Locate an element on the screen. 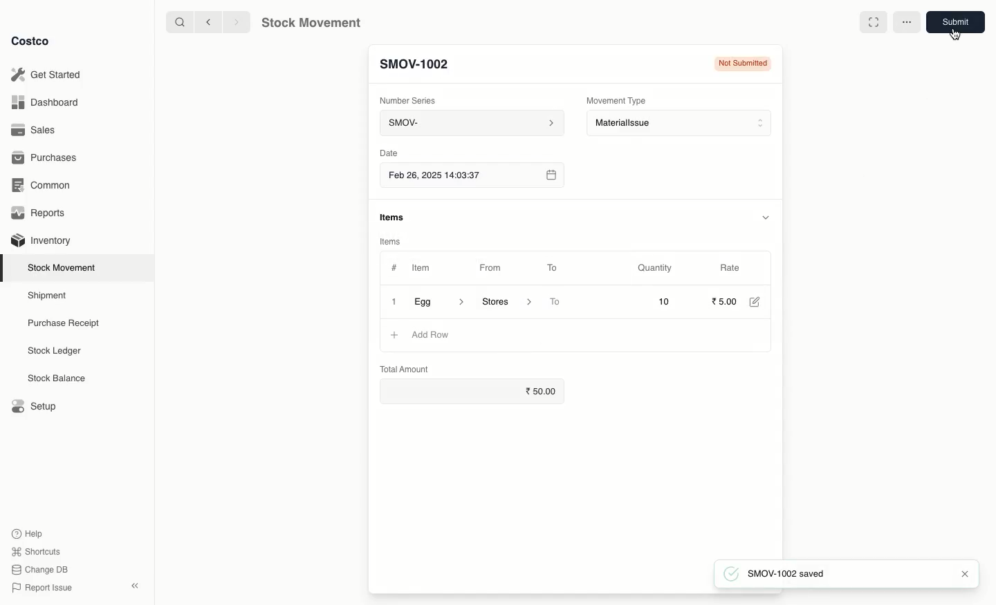  Egg is located at coordinates (439, 301).